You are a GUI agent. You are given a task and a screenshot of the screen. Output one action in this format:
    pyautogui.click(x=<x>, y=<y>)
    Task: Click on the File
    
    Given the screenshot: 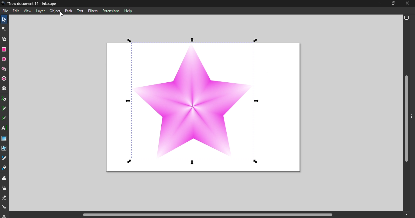 What is the action you would take?
    pyautogui.click(x=6, y=12)
    